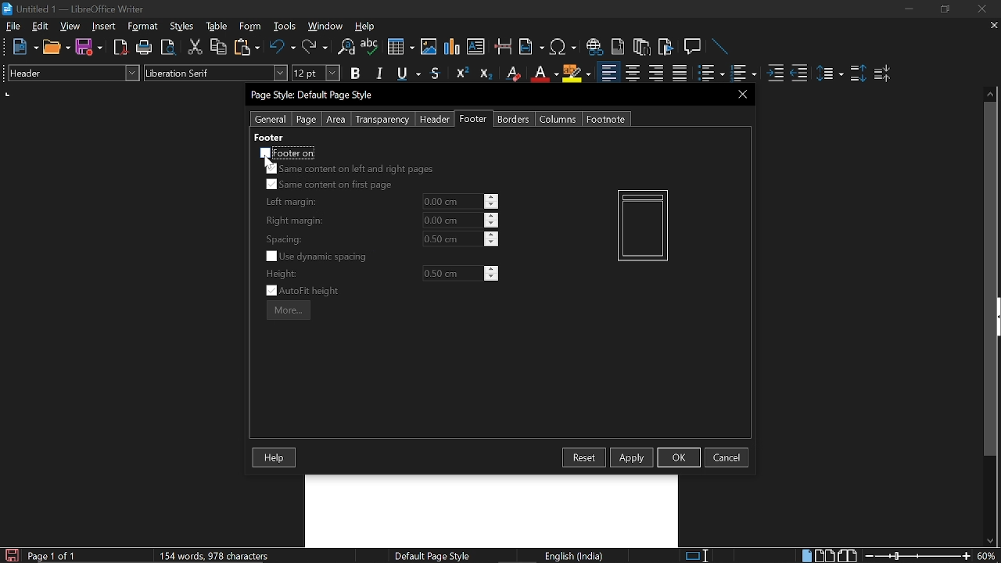  What do you see at coordinates (436, 73) in the screenshot?
I see `Strike through` at bounding box center [436, 73].